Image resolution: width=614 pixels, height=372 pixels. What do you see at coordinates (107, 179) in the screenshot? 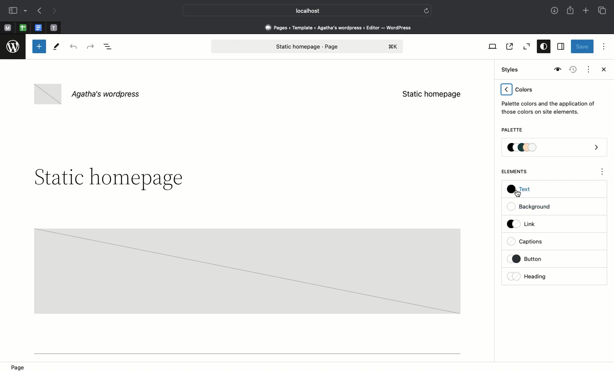
I see `Headline` at bounding box center [107, 179].